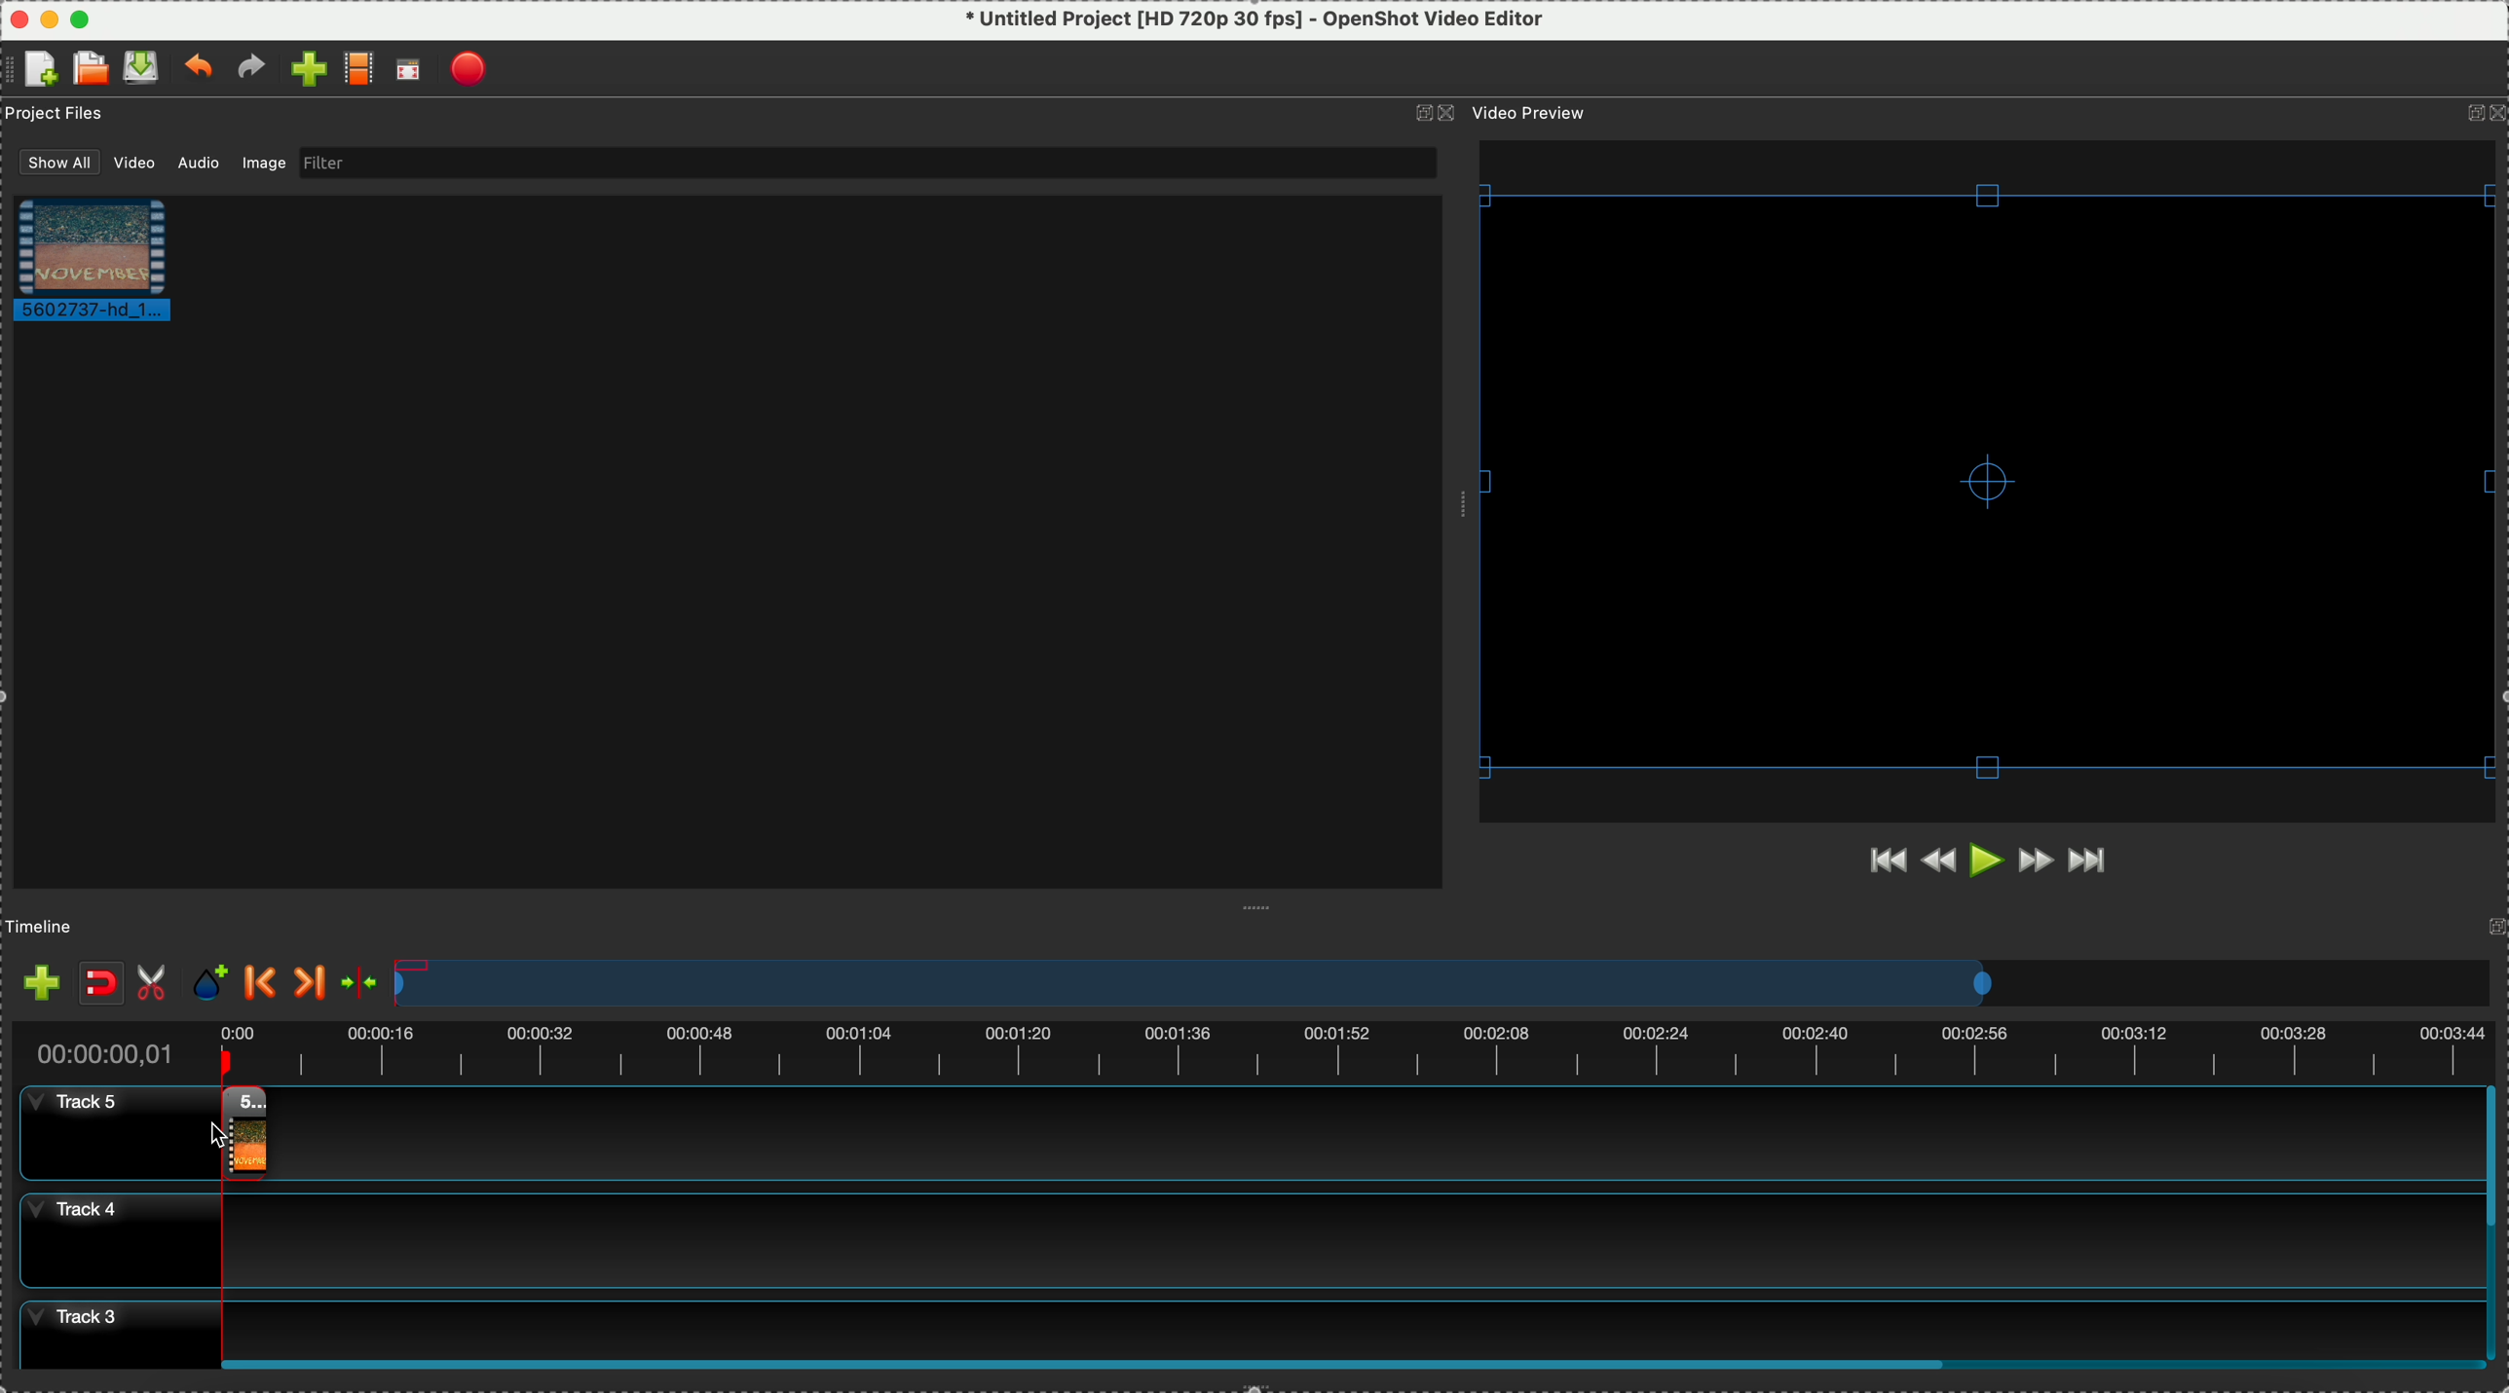 This screenshot has height=1393, width=2509. I want to click on track 3, so click(1236, 1323).